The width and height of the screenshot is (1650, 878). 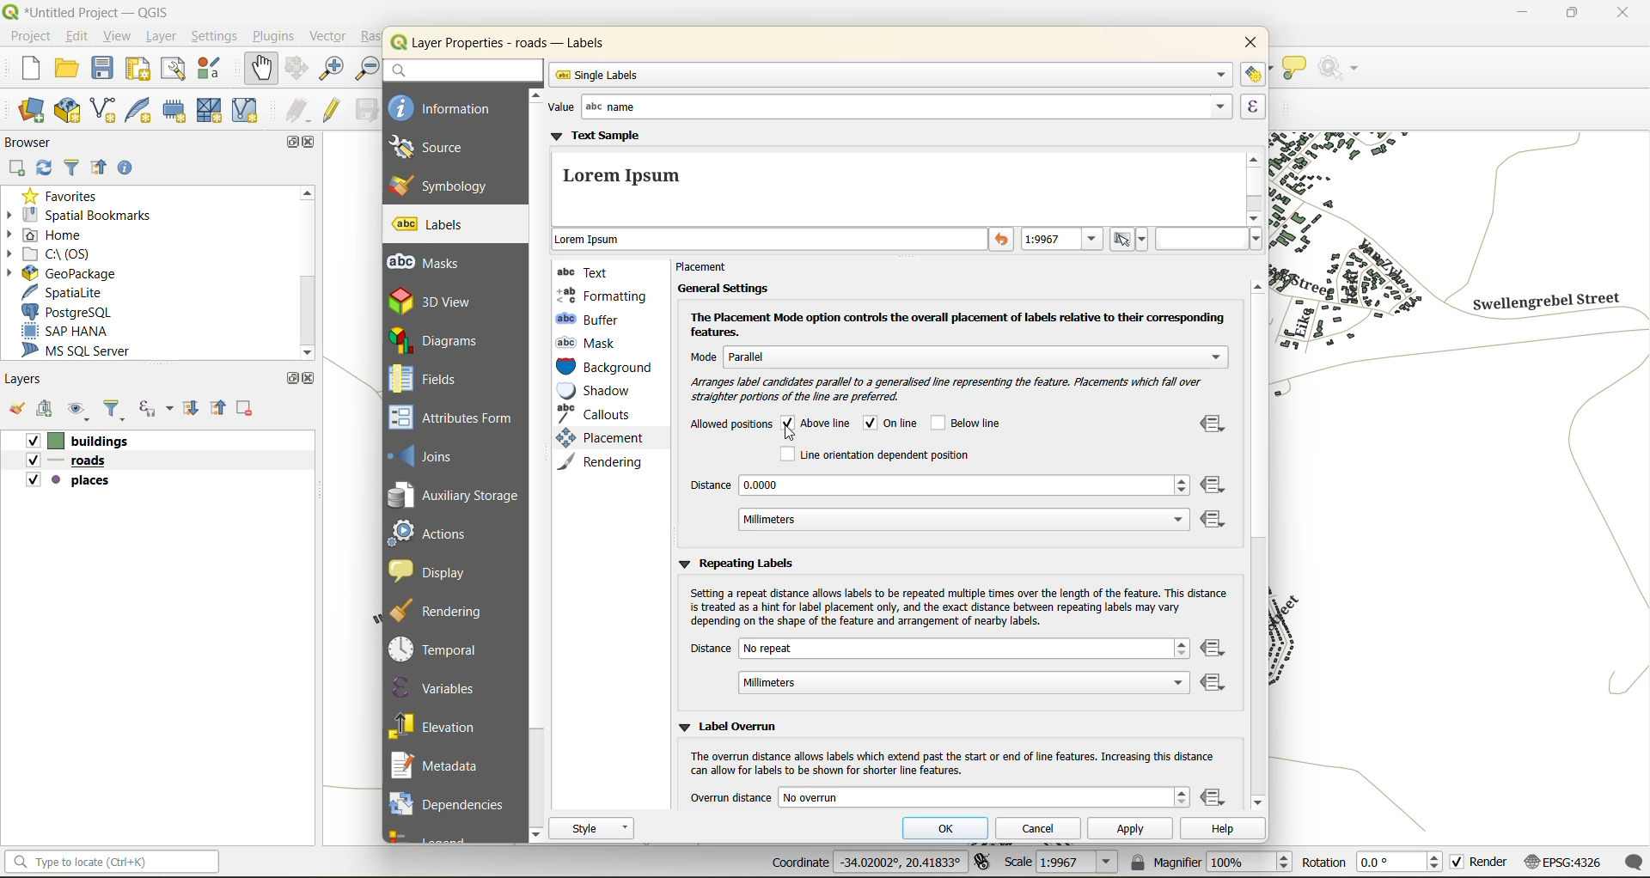 I want to click on toggle edits, so click(x=335, y=112).